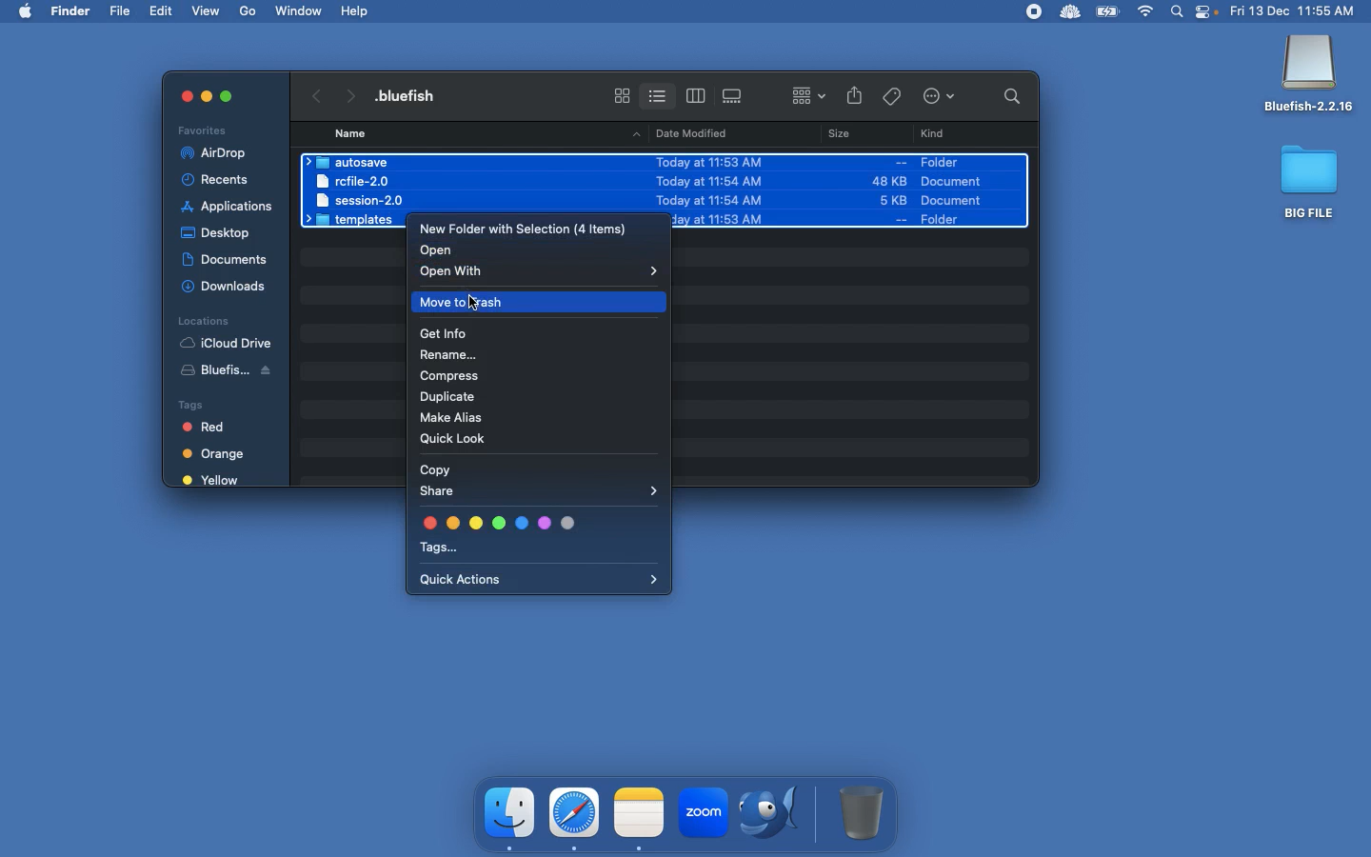 The image size is (1371, 857). Describe the element at coordinates (696, 95) in the screenshot. I see `Column View` at that location.